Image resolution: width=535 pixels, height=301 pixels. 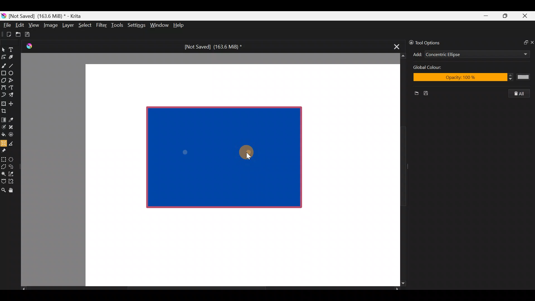 I want to click on Close docker, so click(x=532, y=42).